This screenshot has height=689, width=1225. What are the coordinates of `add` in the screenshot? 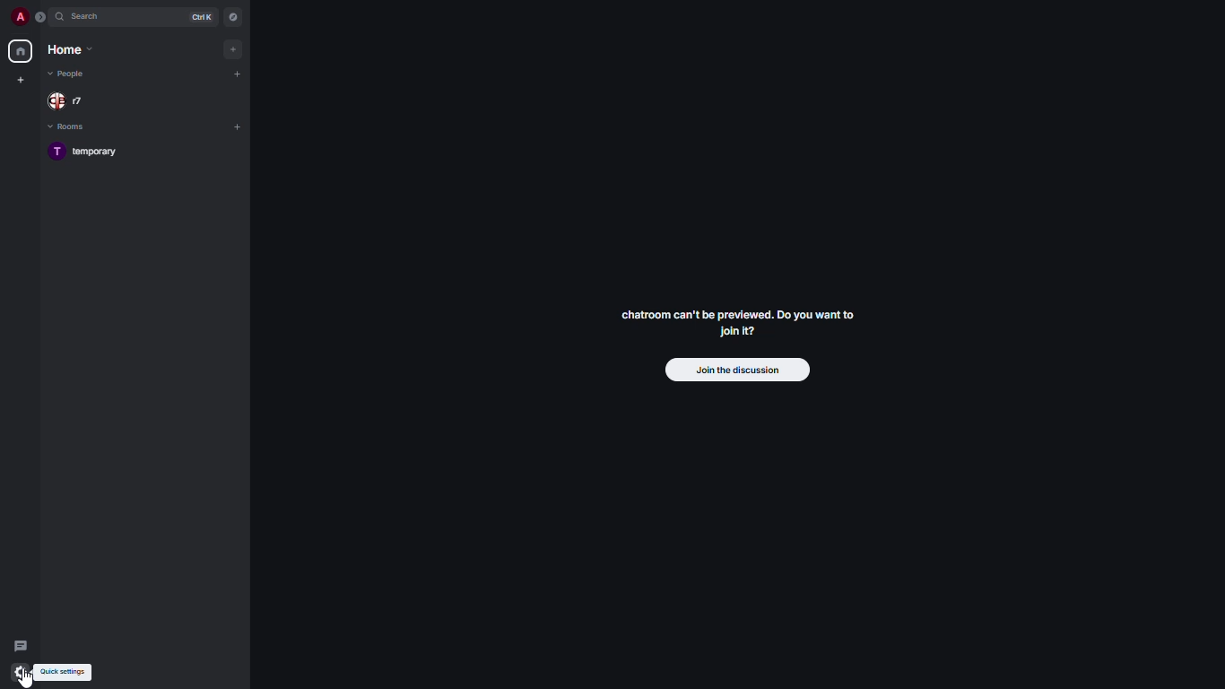 It's located at (231, 49).